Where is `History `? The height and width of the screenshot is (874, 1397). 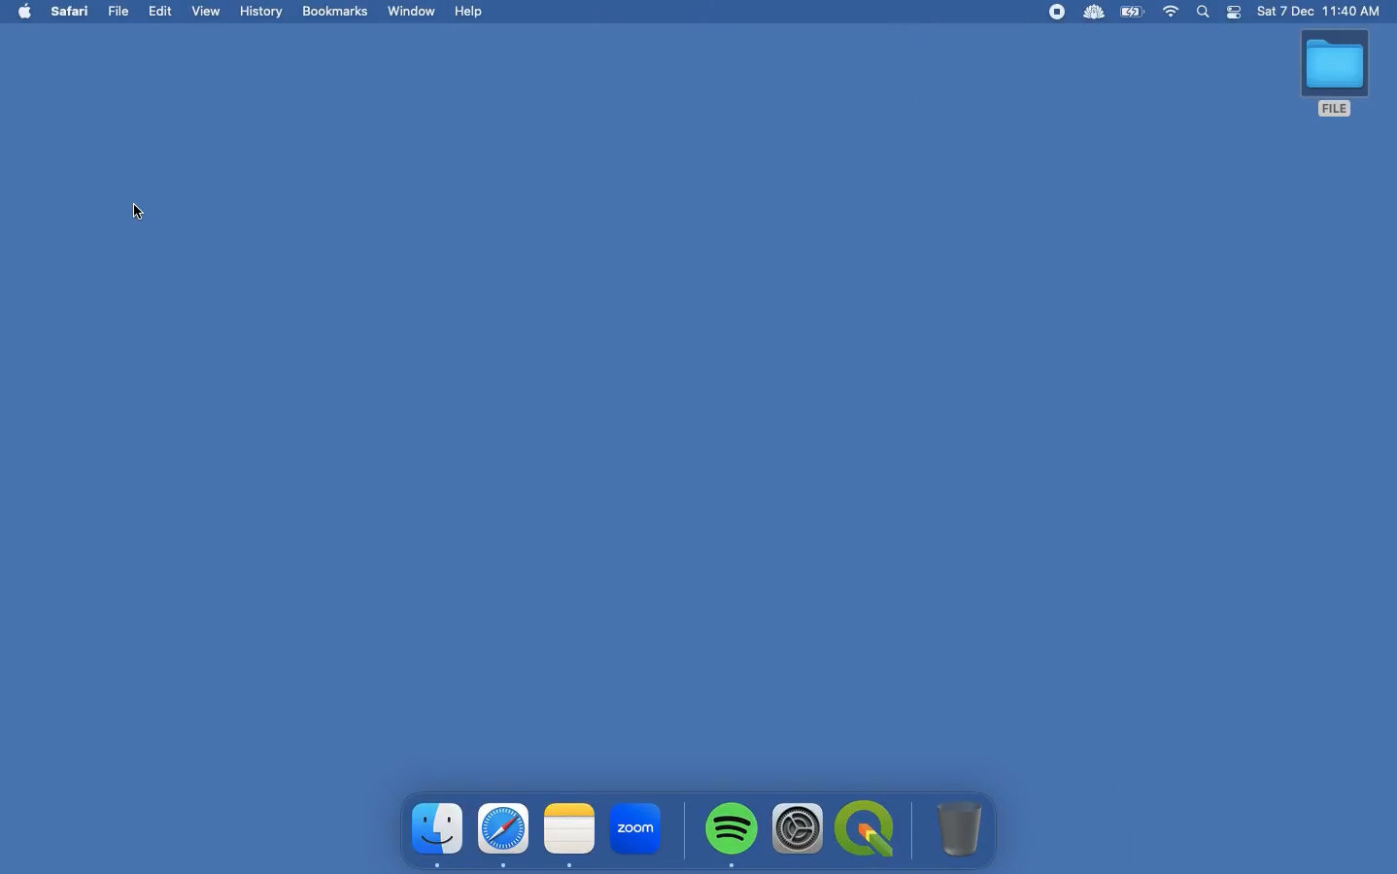 History  is located at coordinates (262, 11).